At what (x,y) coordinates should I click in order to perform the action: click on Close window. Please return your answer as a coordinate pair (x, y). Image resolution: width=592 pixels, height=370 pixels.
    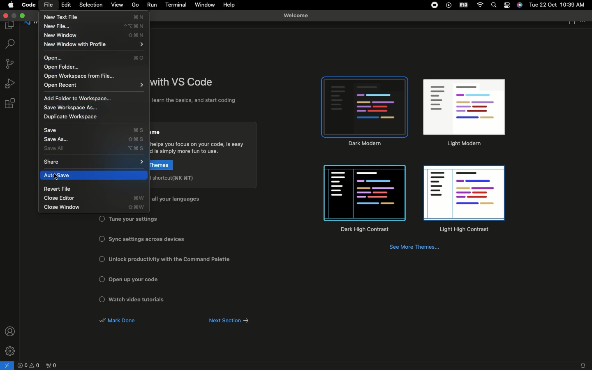
    Looking at the image, I should click on (93, 208).